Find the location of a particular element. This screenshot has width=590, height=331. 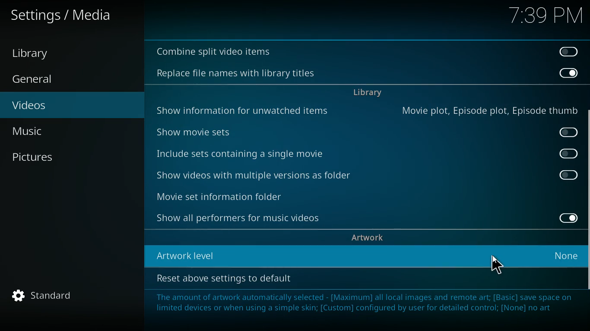

off is located at coordinates (569, 175).